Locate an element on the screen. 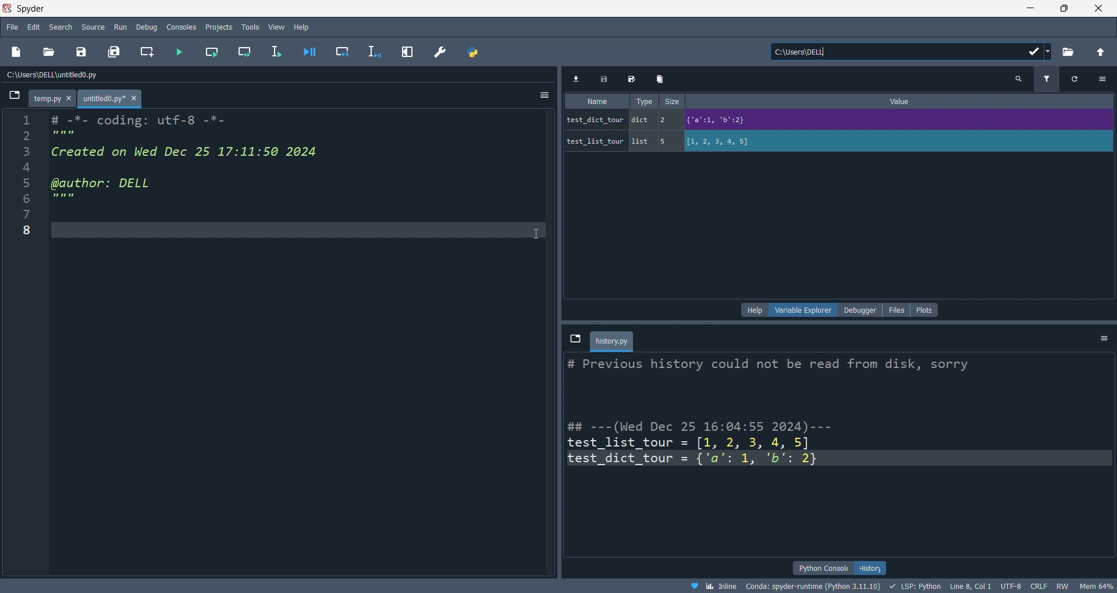  expand pane is located at coordinates (410, 51).